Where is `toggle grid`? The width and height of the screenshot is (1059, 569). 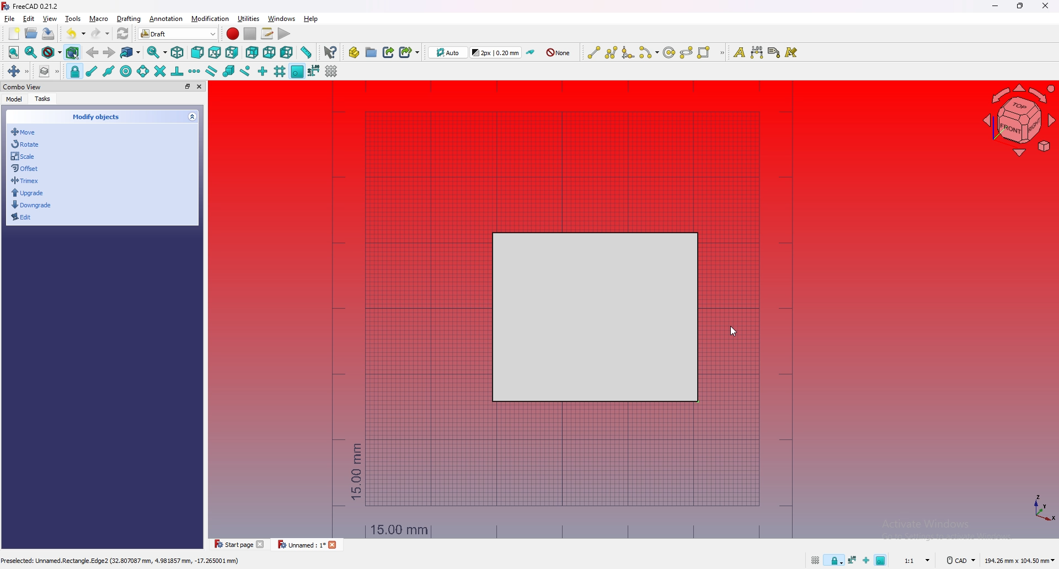 toggle grid is located at coordinates (333, 71).